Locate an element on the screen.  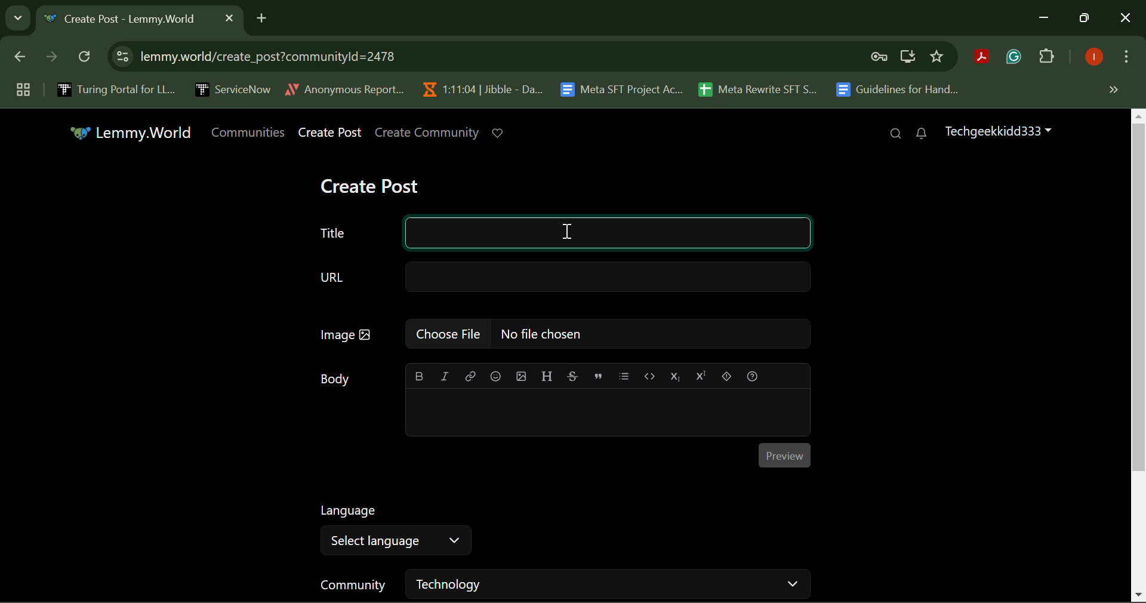
link is located at coordinates (470, 377).